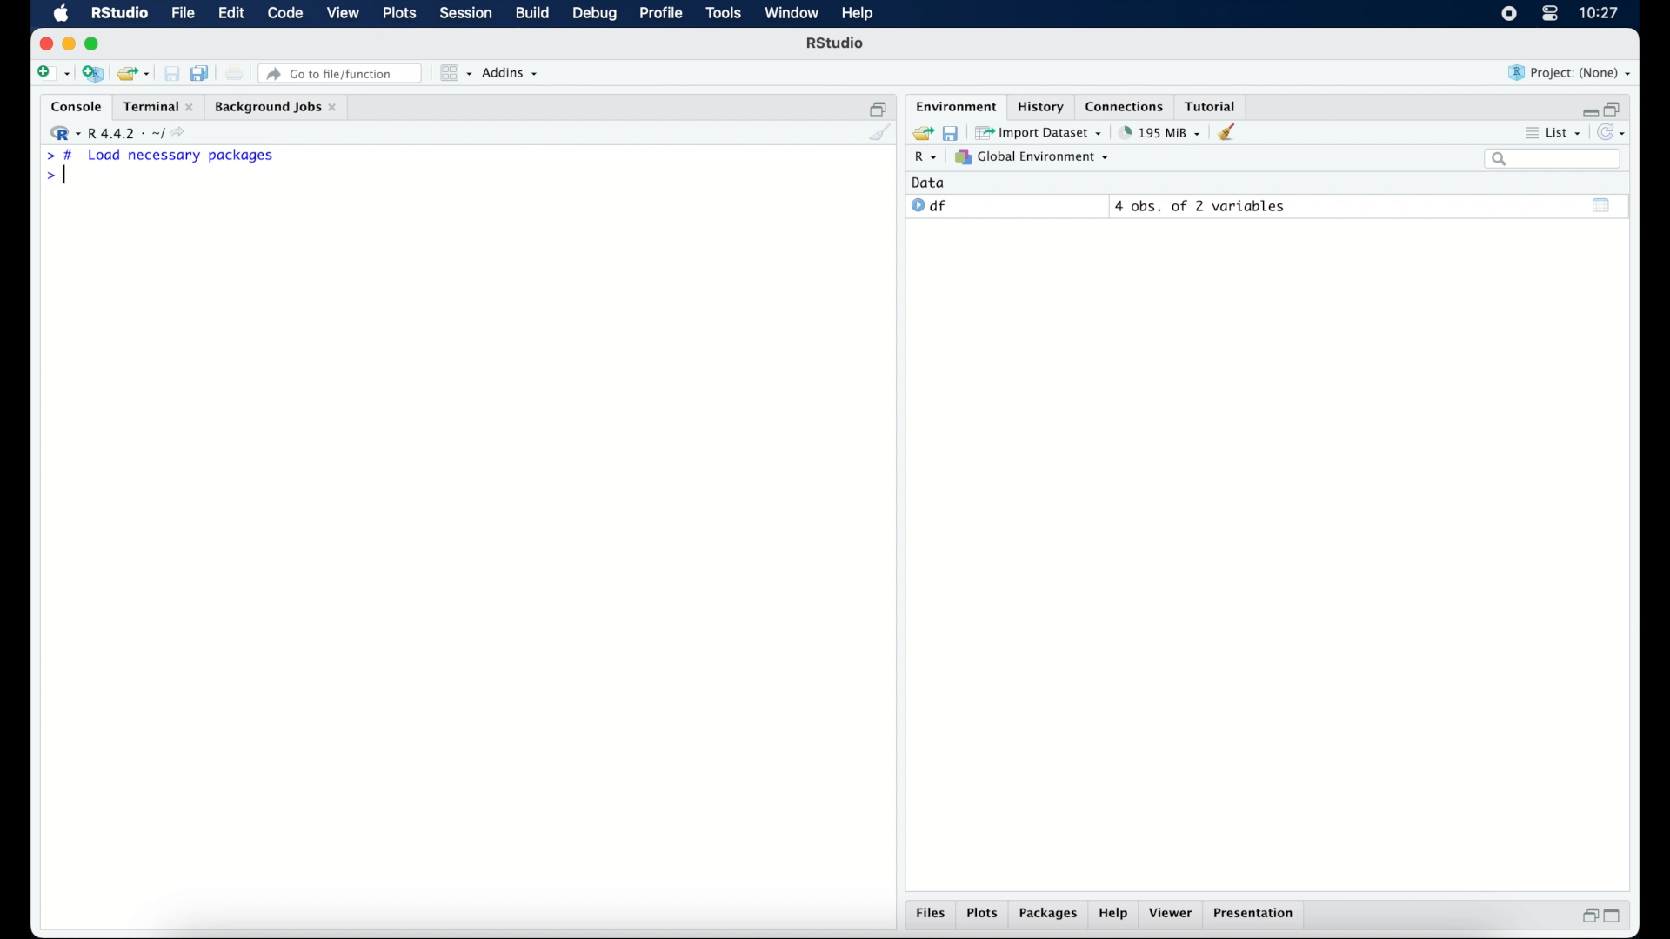 This screenshot has height=939, width=1670. What do you see at coordinates (953, 105) in the screenshot?
I see `environment` at bounding box center [953, 105].